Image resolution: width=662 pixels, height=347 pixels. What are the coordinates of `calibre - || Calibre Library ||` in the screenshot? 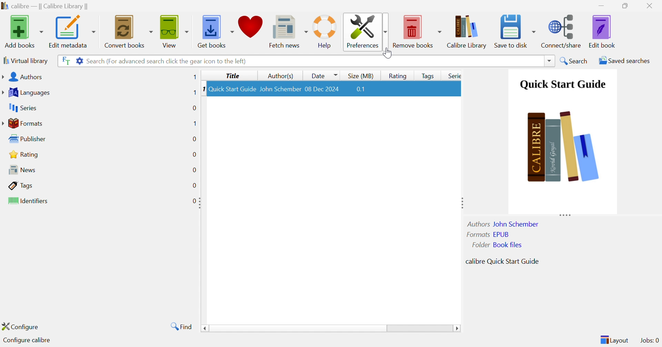 It's located at (44, 7).